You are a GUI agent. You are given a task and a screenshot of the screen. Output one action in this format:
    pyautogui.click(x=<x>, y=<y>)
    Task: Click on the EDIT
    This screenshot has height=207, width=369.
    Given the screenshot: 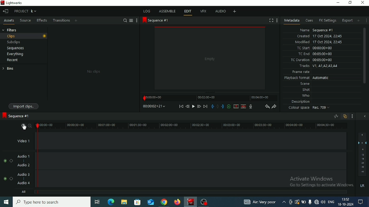 What is the action you would take?
    pyautogui.click(x=189, y=11)
    